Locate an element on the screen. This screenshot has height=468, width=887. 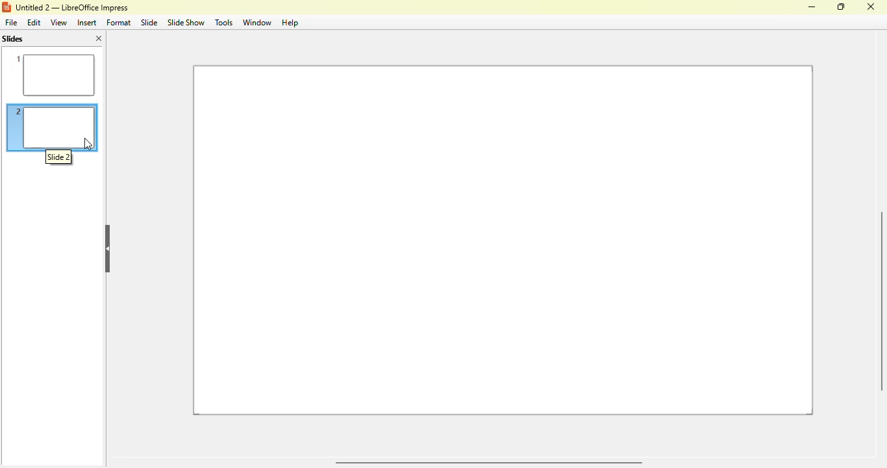
close is located at coordinates (870, 6).